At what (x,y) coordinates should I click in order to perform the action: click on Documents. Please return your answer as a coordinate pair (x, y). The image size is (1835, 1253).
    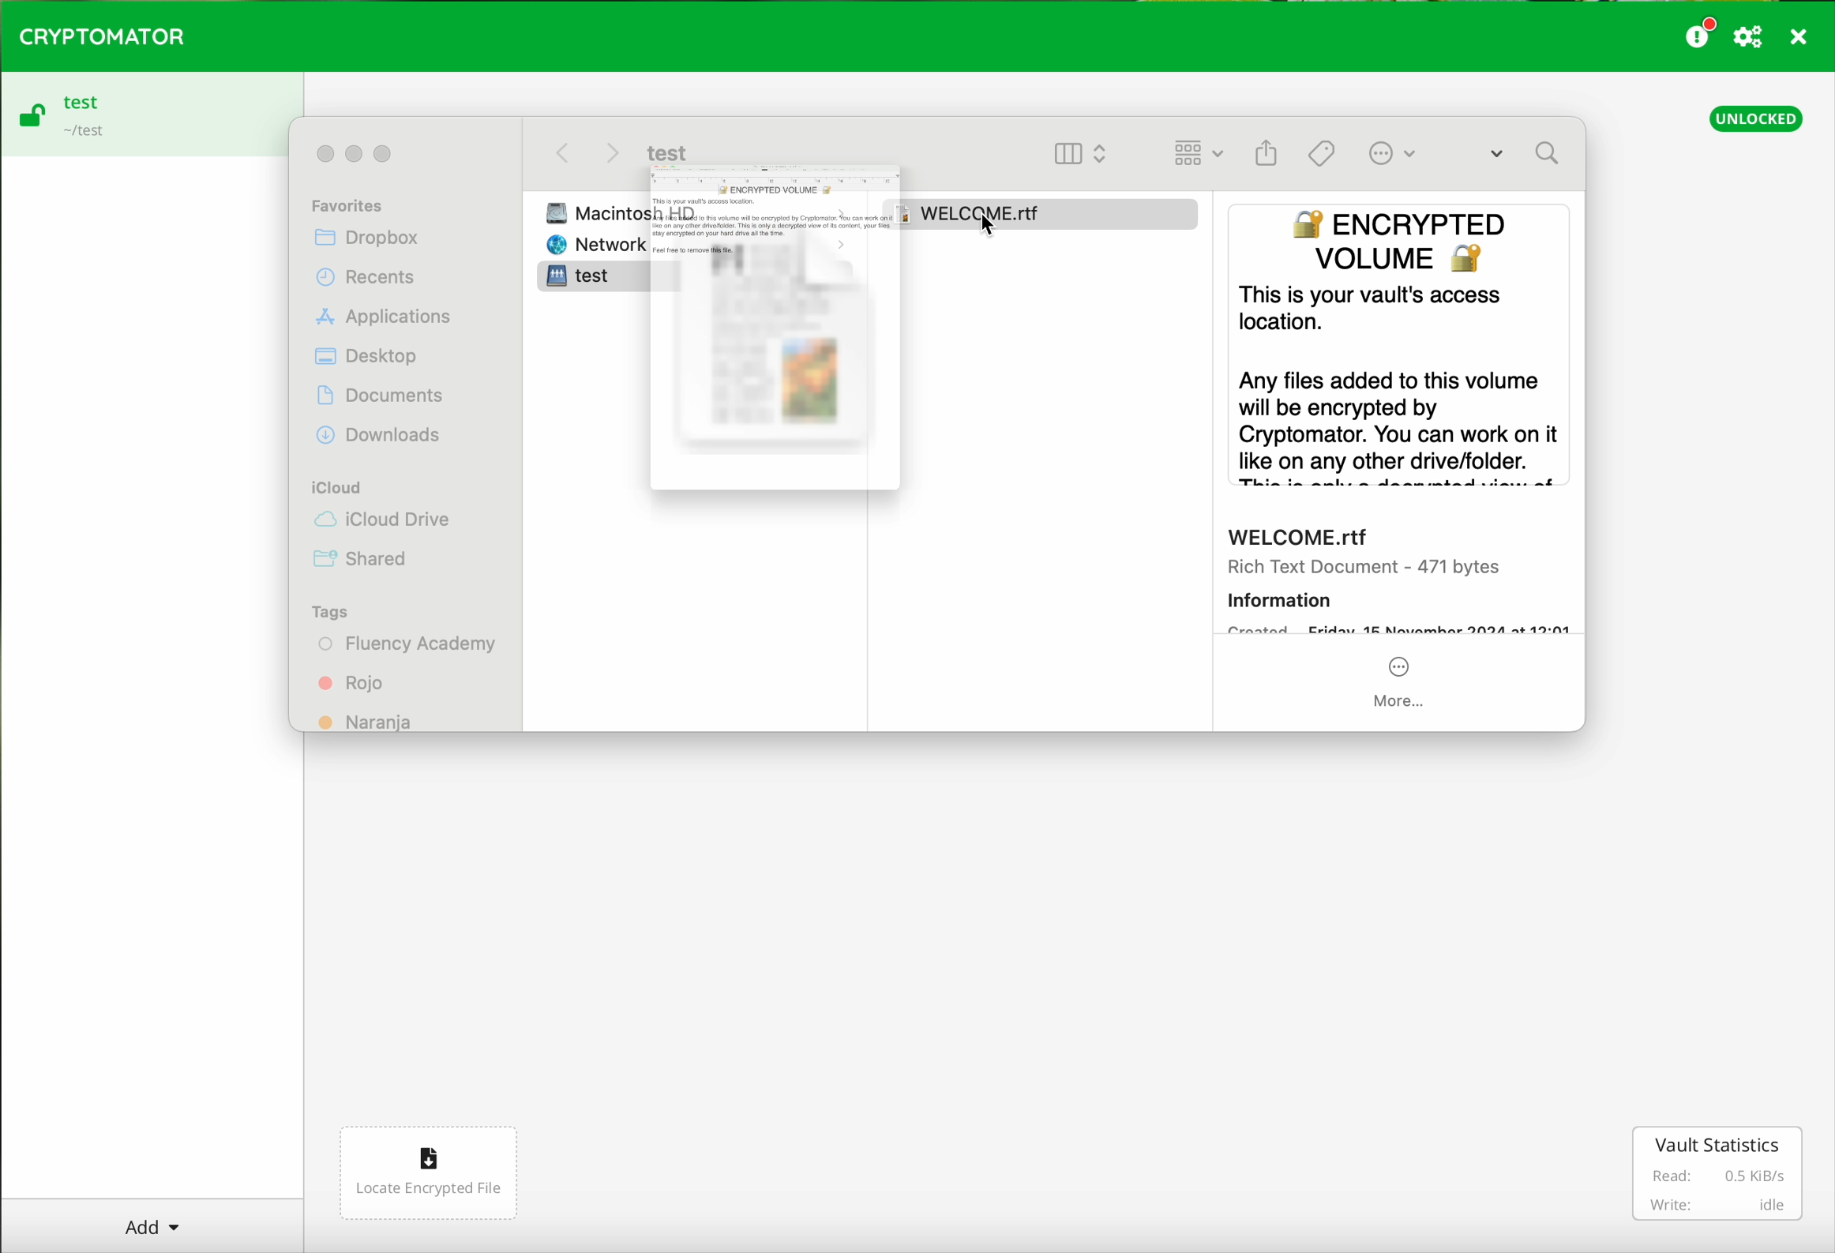
    Looking at the image, I should click on (381, 393).